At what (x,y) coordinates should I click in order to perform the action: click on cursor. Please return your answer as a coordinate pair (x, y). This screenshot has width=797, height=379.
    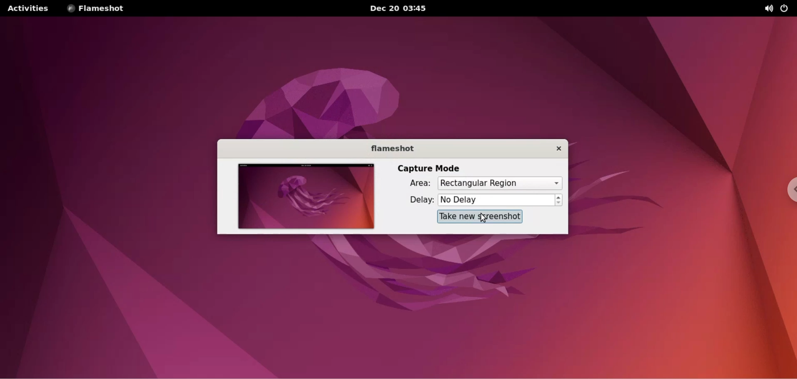
    Looking at the image, I should click on (483, 219).